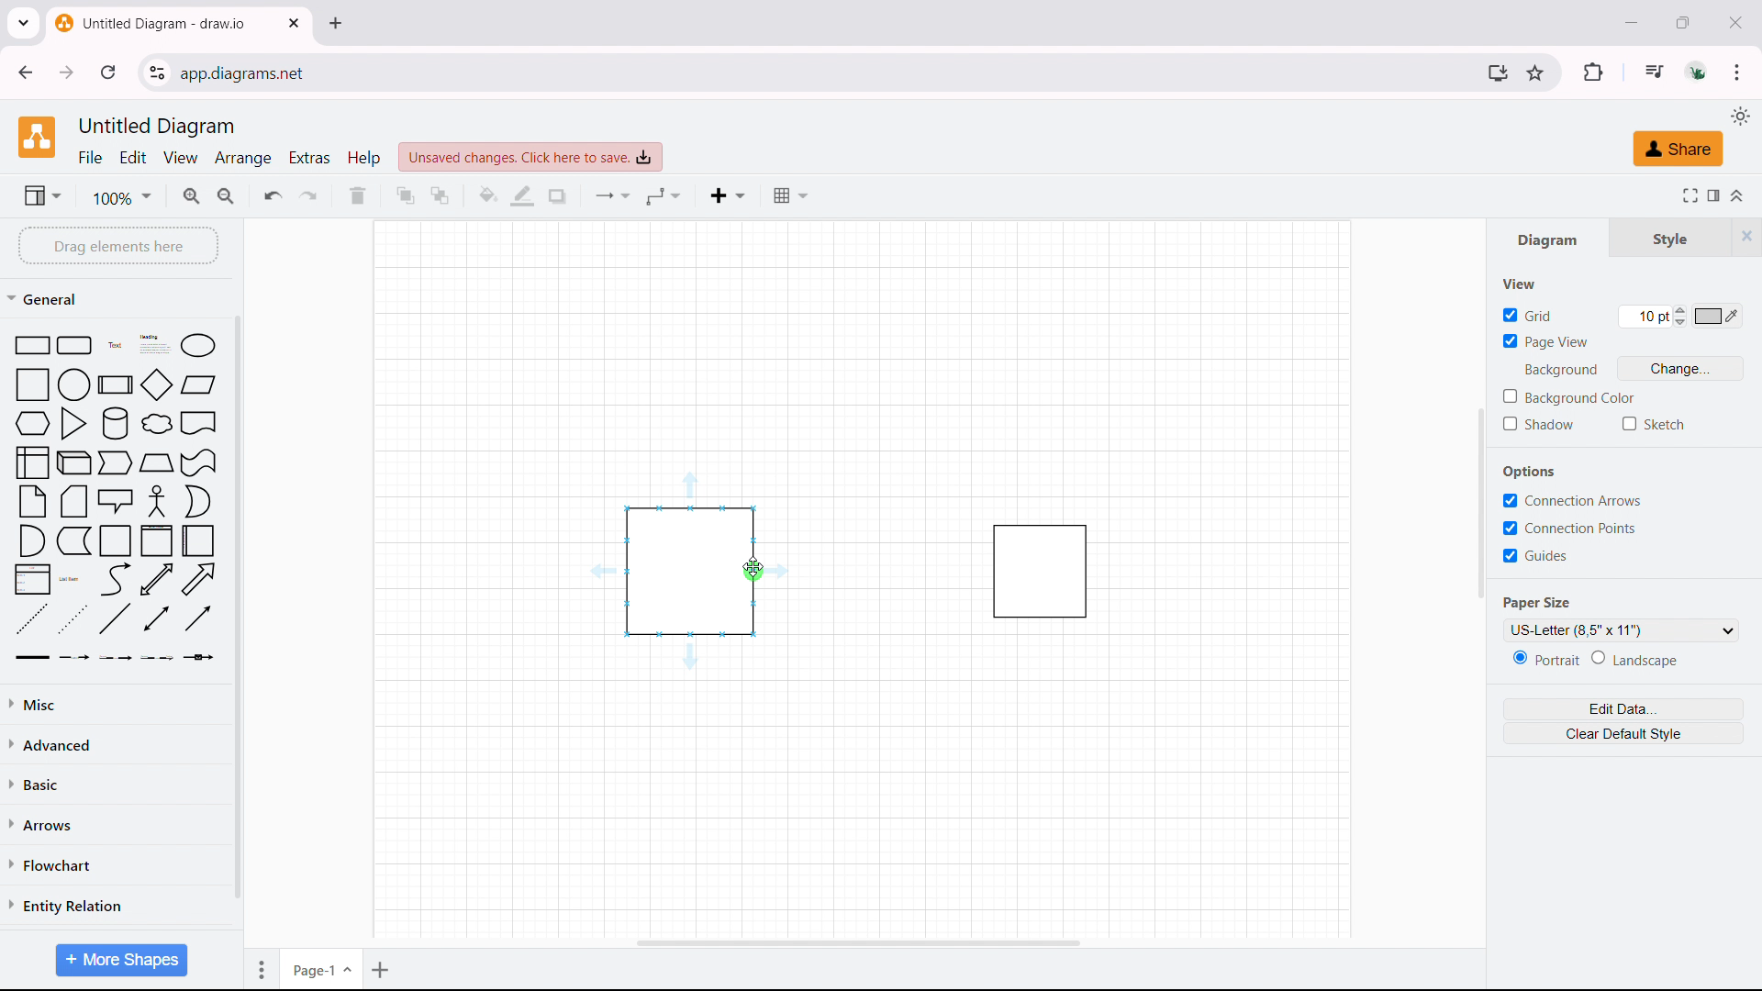 This screenshot has height=991, width=1762. I want to click on customize and control, so click(1737, 72).